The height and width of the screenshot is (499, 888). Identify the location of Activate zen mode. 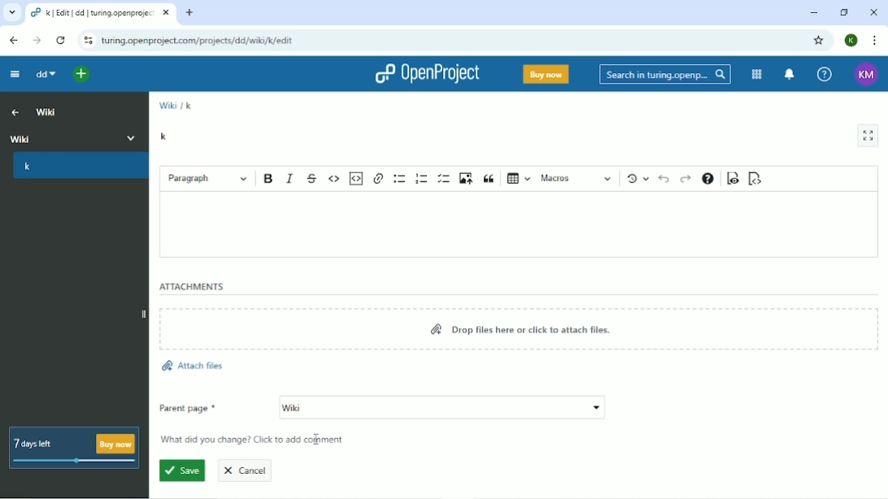
(868, 136).